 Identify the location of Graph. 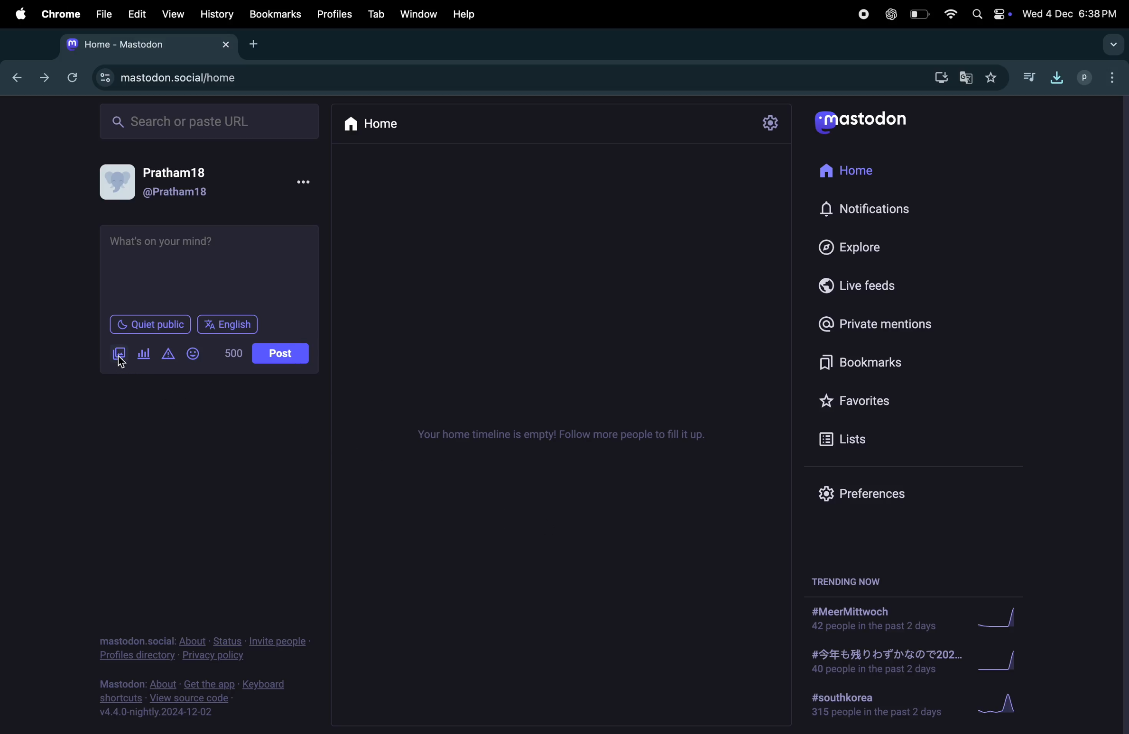
(1005, 661).